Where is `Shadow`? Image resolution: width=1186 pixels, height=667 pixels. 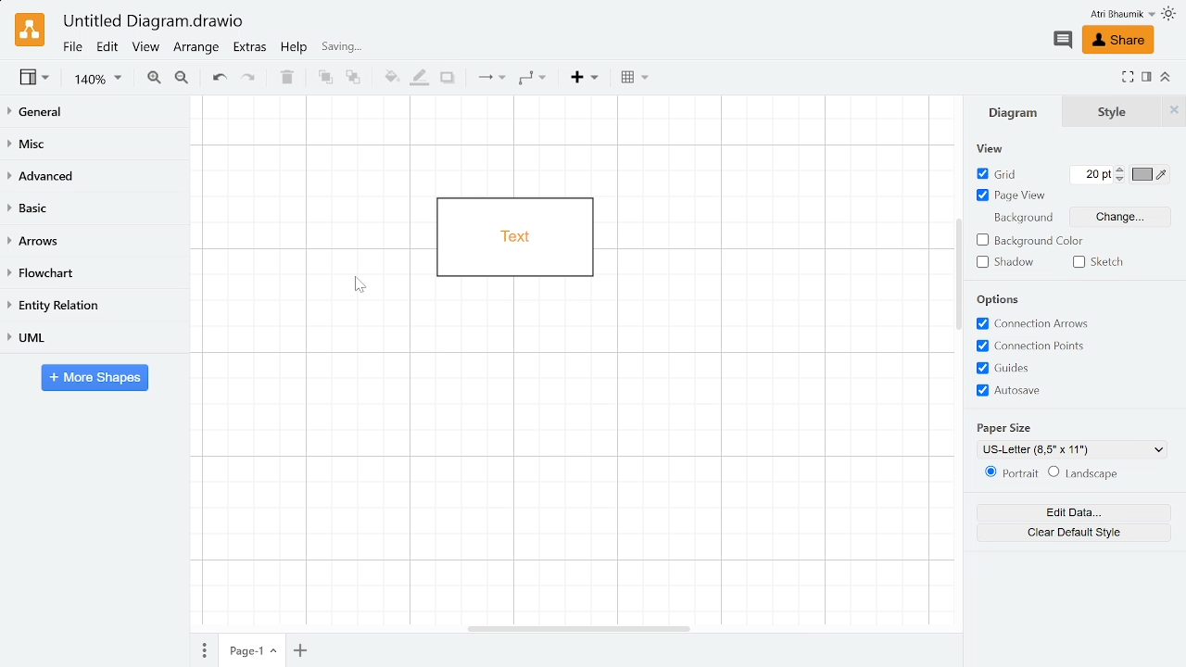 Shadow is located at coordinates (1006, 263).